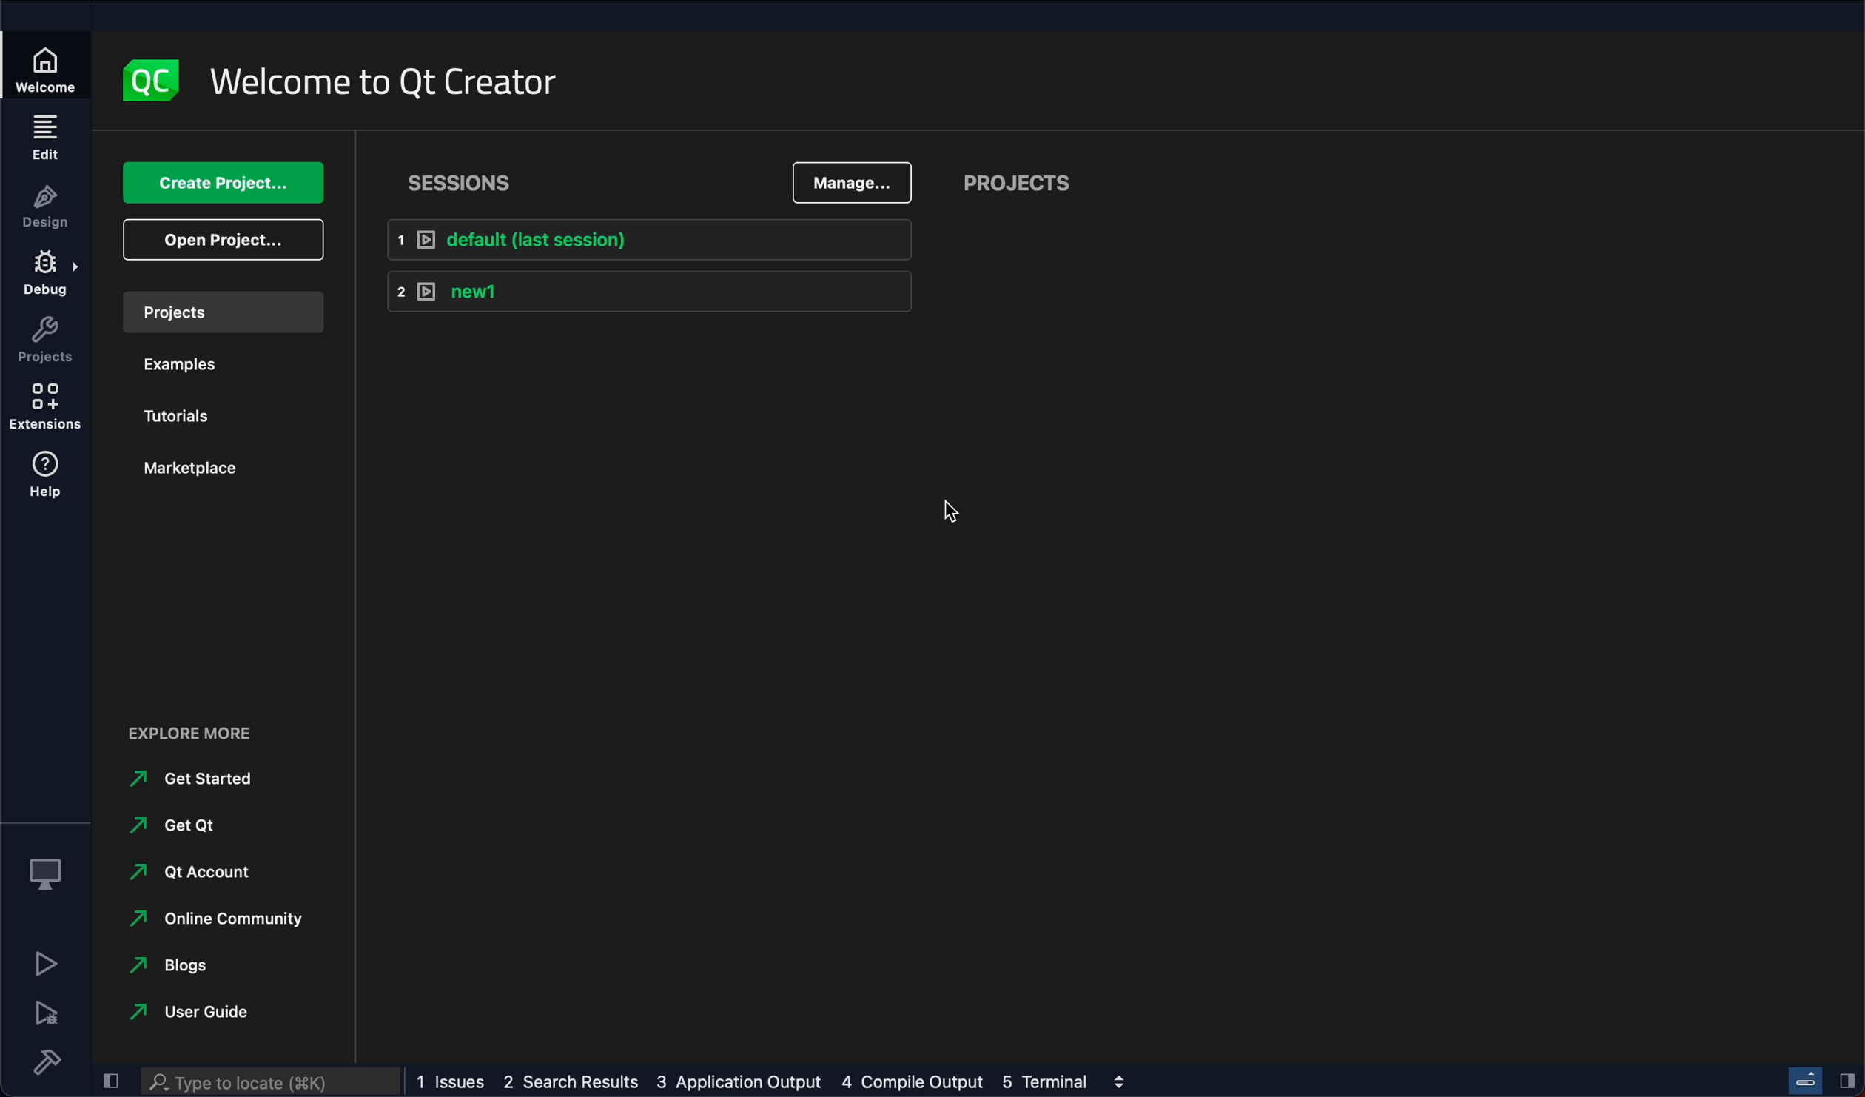 The width and height of the screenshot is (1865, 1097). Describe the element at coordinates (184, 419) in the screenshot. I see `tutorials` at that location.